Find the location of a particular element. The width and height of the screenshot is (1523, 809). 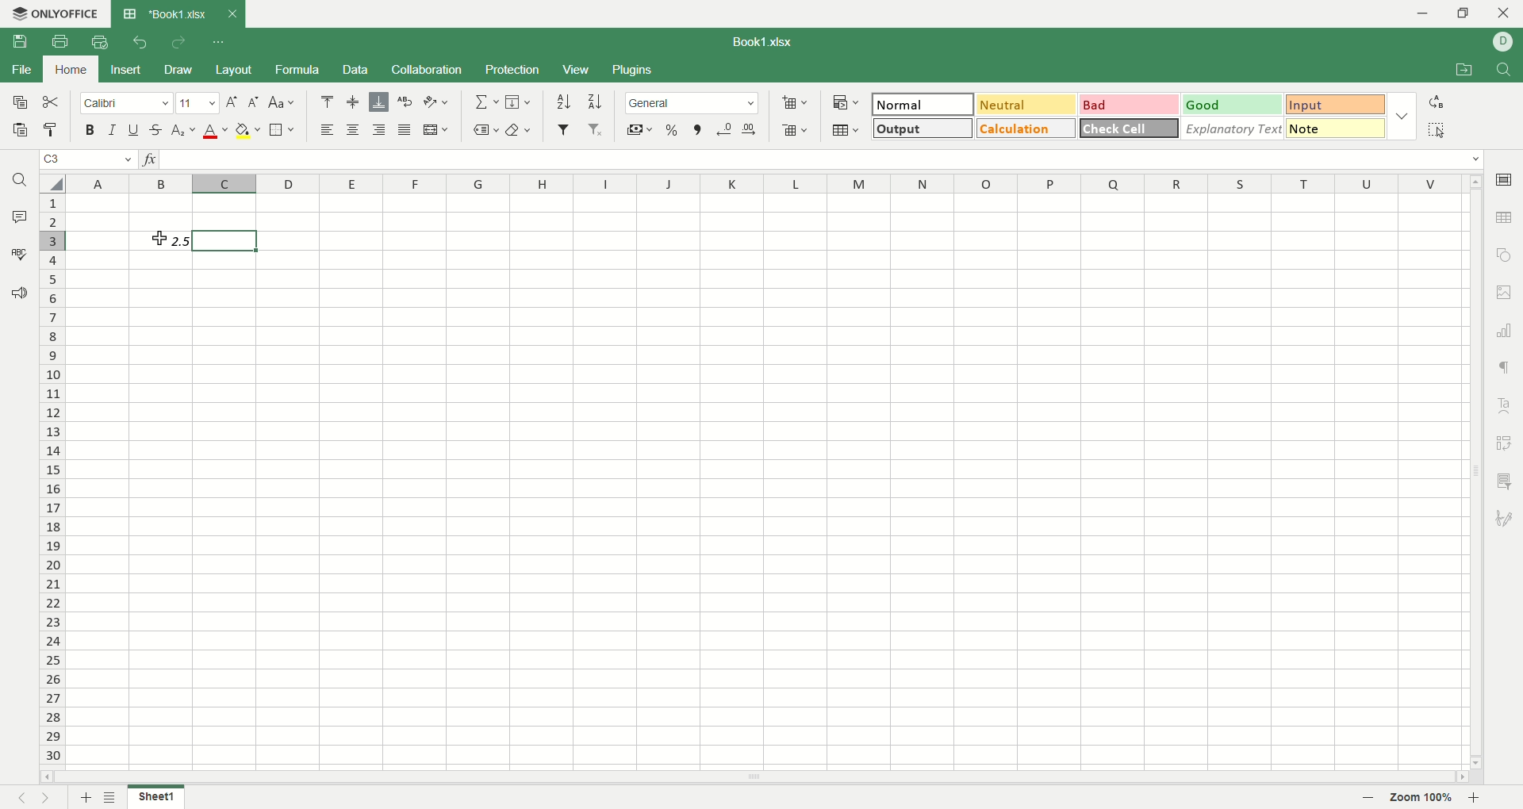

closes is located at coordinates (229, 13).